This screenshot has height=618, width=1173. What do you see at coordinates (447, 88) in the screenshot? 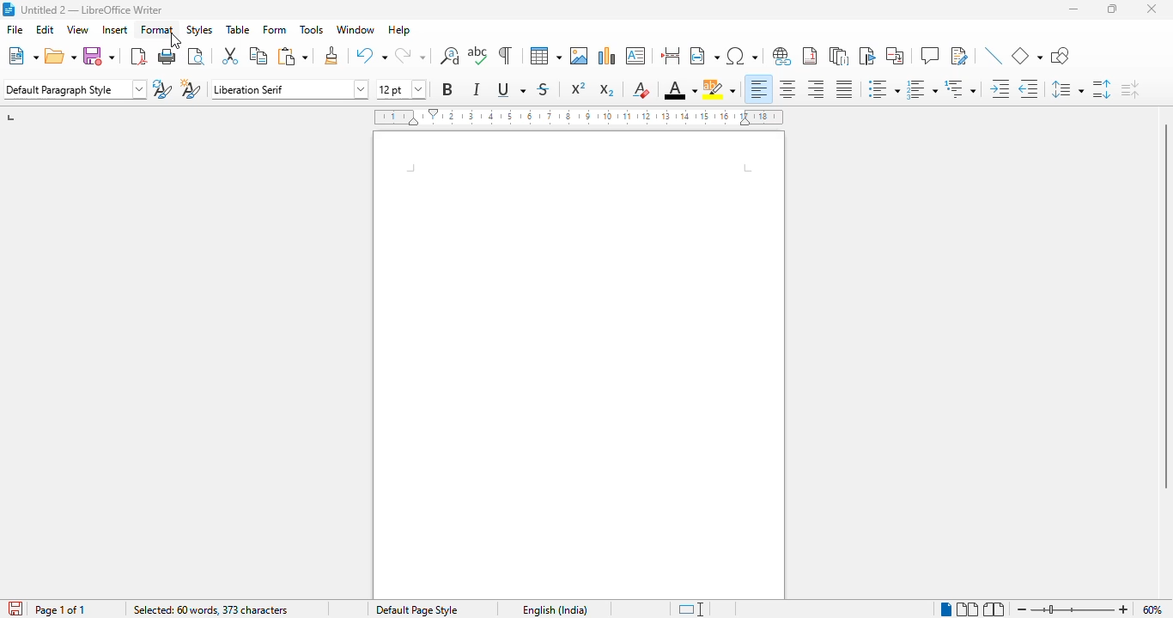
I see `bold` at bounding box center [447, 88].